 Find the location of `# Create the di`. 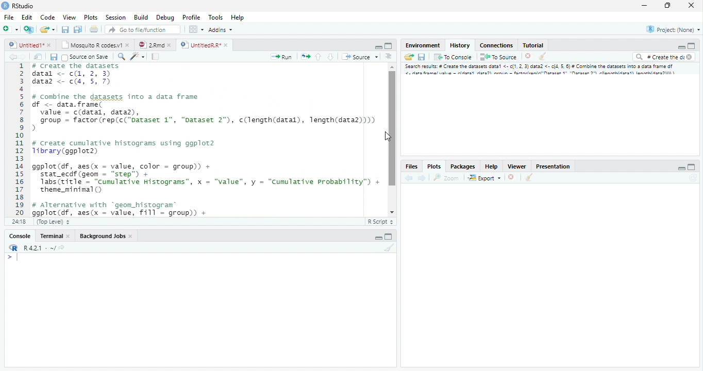

# Create the di is located at coordinates (663, 58).